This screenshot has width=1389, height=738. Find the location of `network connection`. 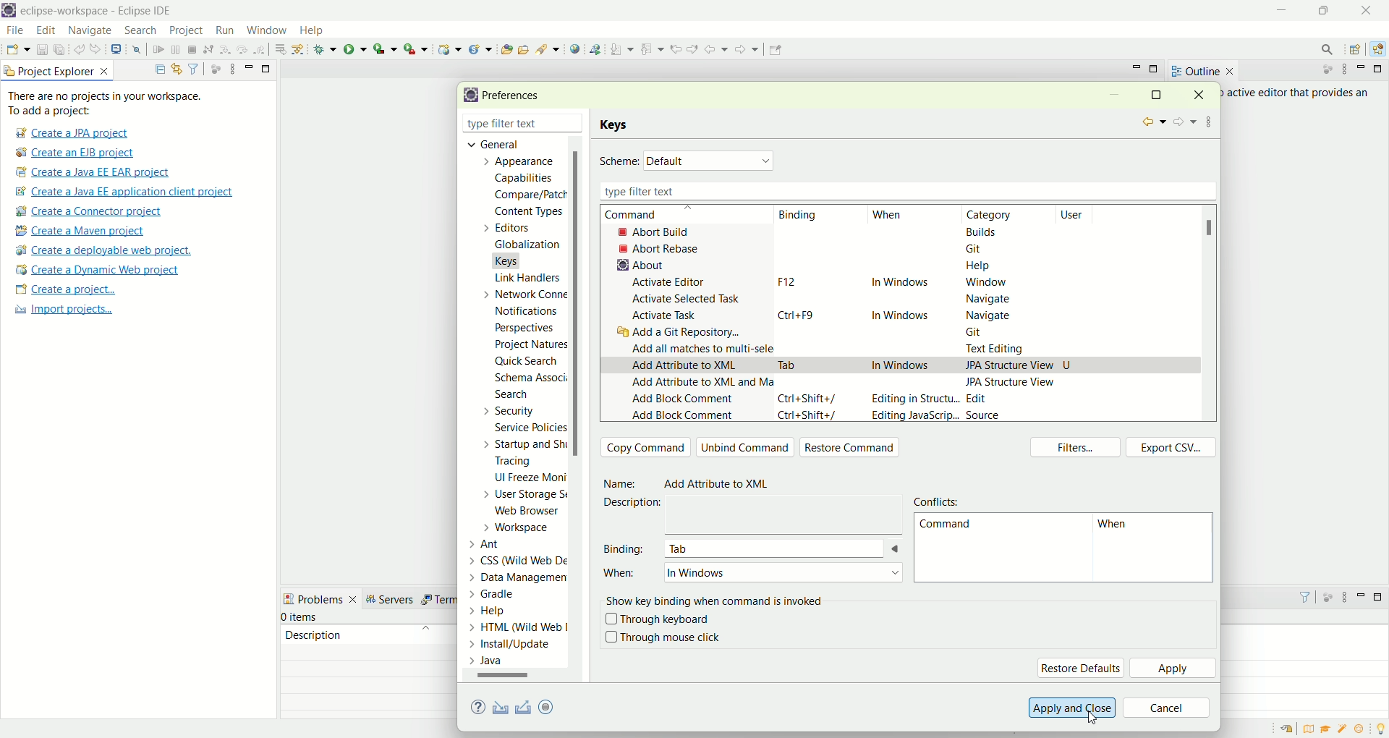

network connection is located at coordinates (522, 294).